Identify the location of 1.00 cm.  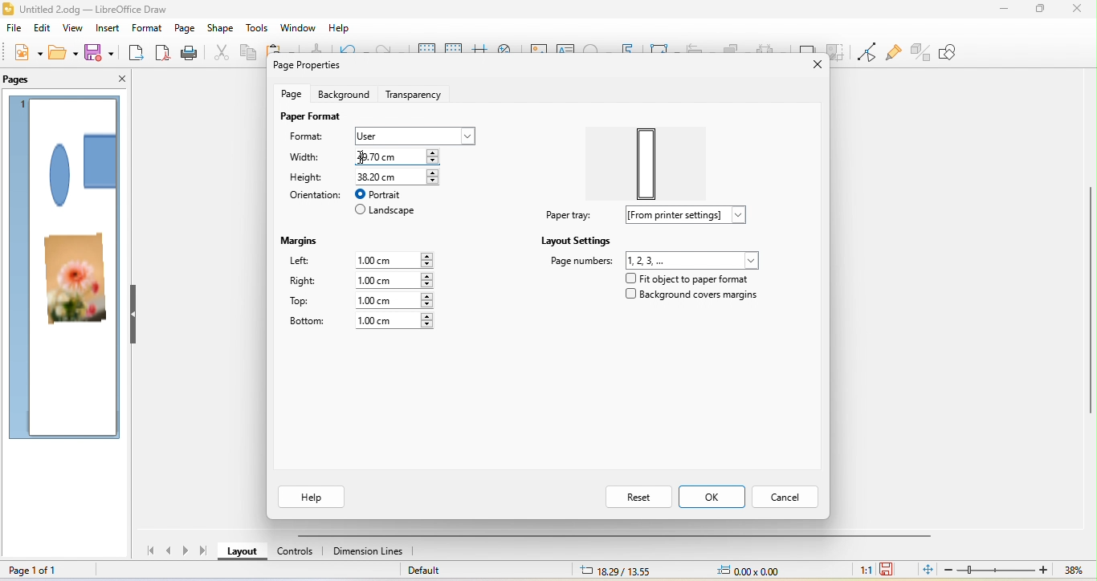
(398, 323).